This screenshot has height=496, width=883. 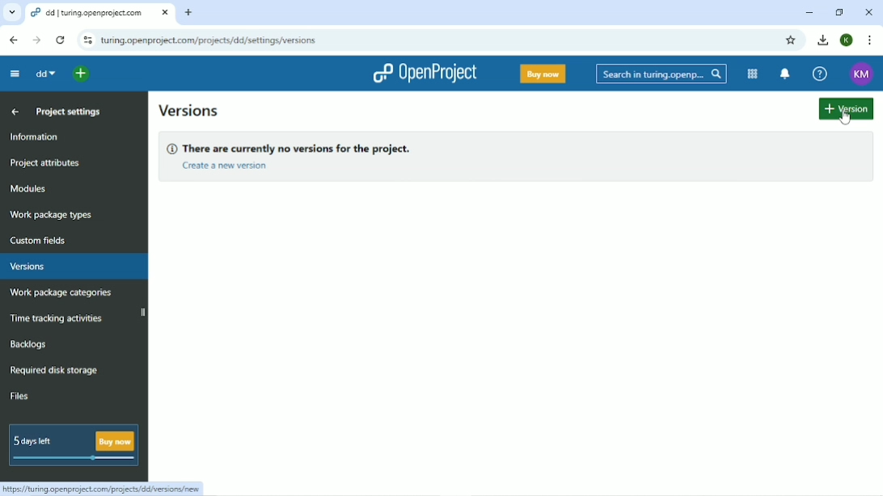 I want to click on Restore down, so click(x=840, y=12).